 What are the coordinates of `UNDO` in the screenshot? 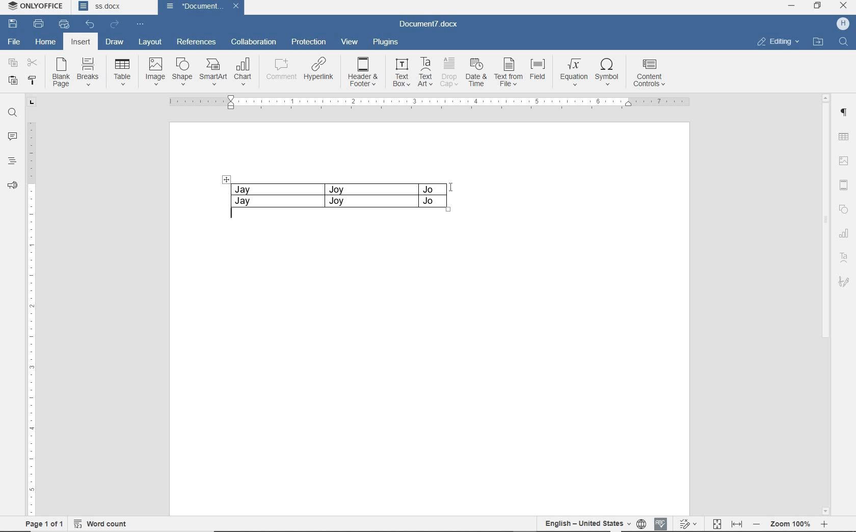 It's located at (87, 23).